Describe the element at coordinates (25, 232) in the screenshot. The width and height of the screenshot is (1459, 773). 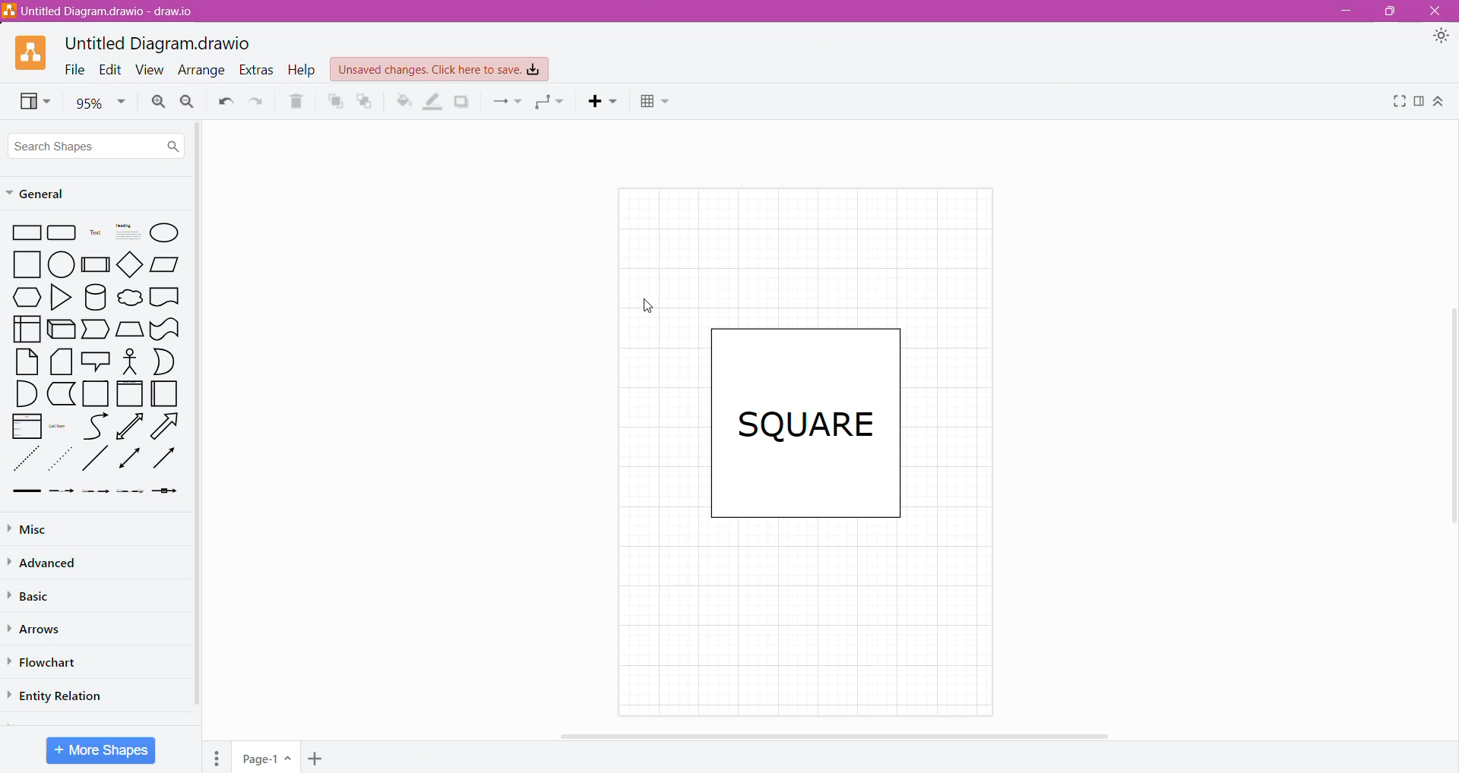
I see `Rectangle` at that location.